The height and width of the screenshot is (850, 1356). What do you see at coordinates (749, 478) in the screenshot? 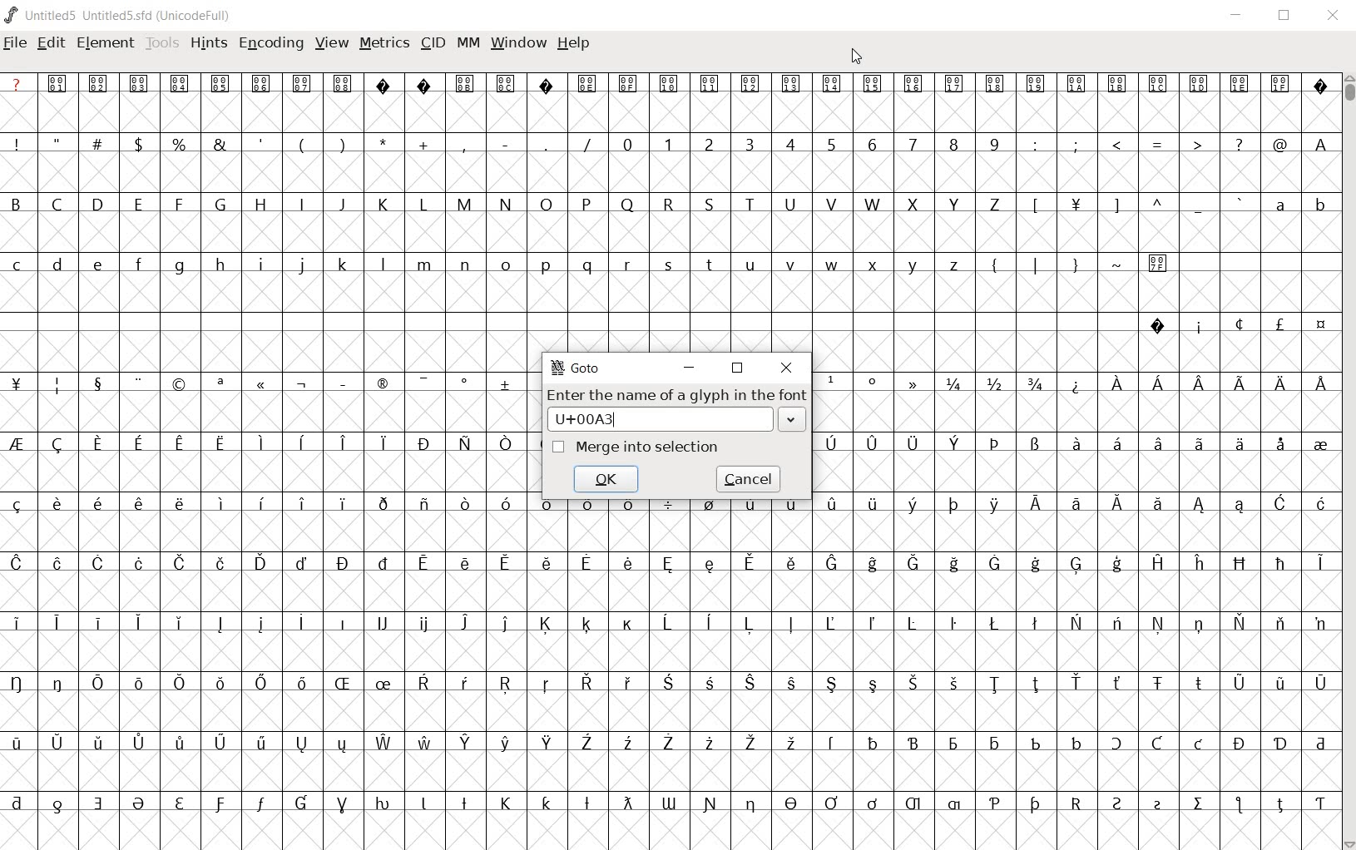
I see `cancel` at bounding box center [749, 478].